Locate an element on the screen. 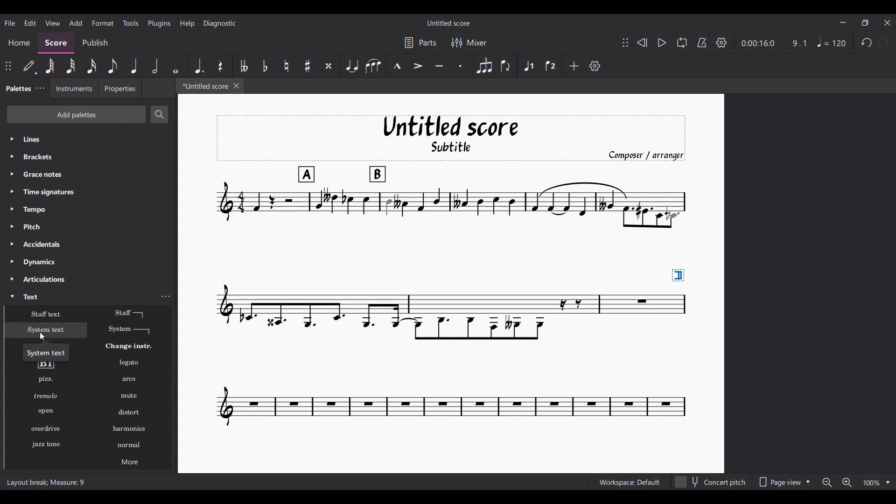  Current score is located at coordinates (450, 272).